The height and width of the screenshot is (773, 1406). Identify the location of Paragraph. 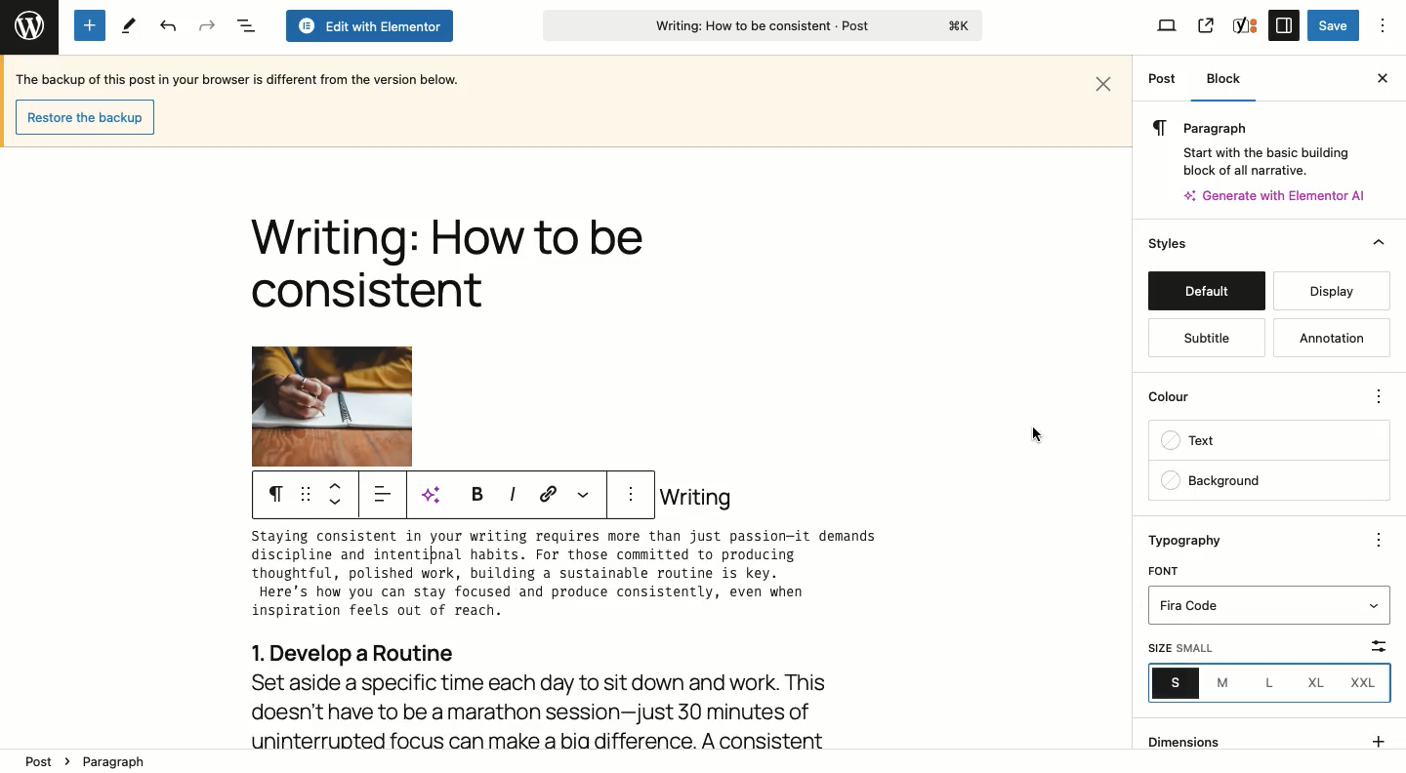
(120, 759).